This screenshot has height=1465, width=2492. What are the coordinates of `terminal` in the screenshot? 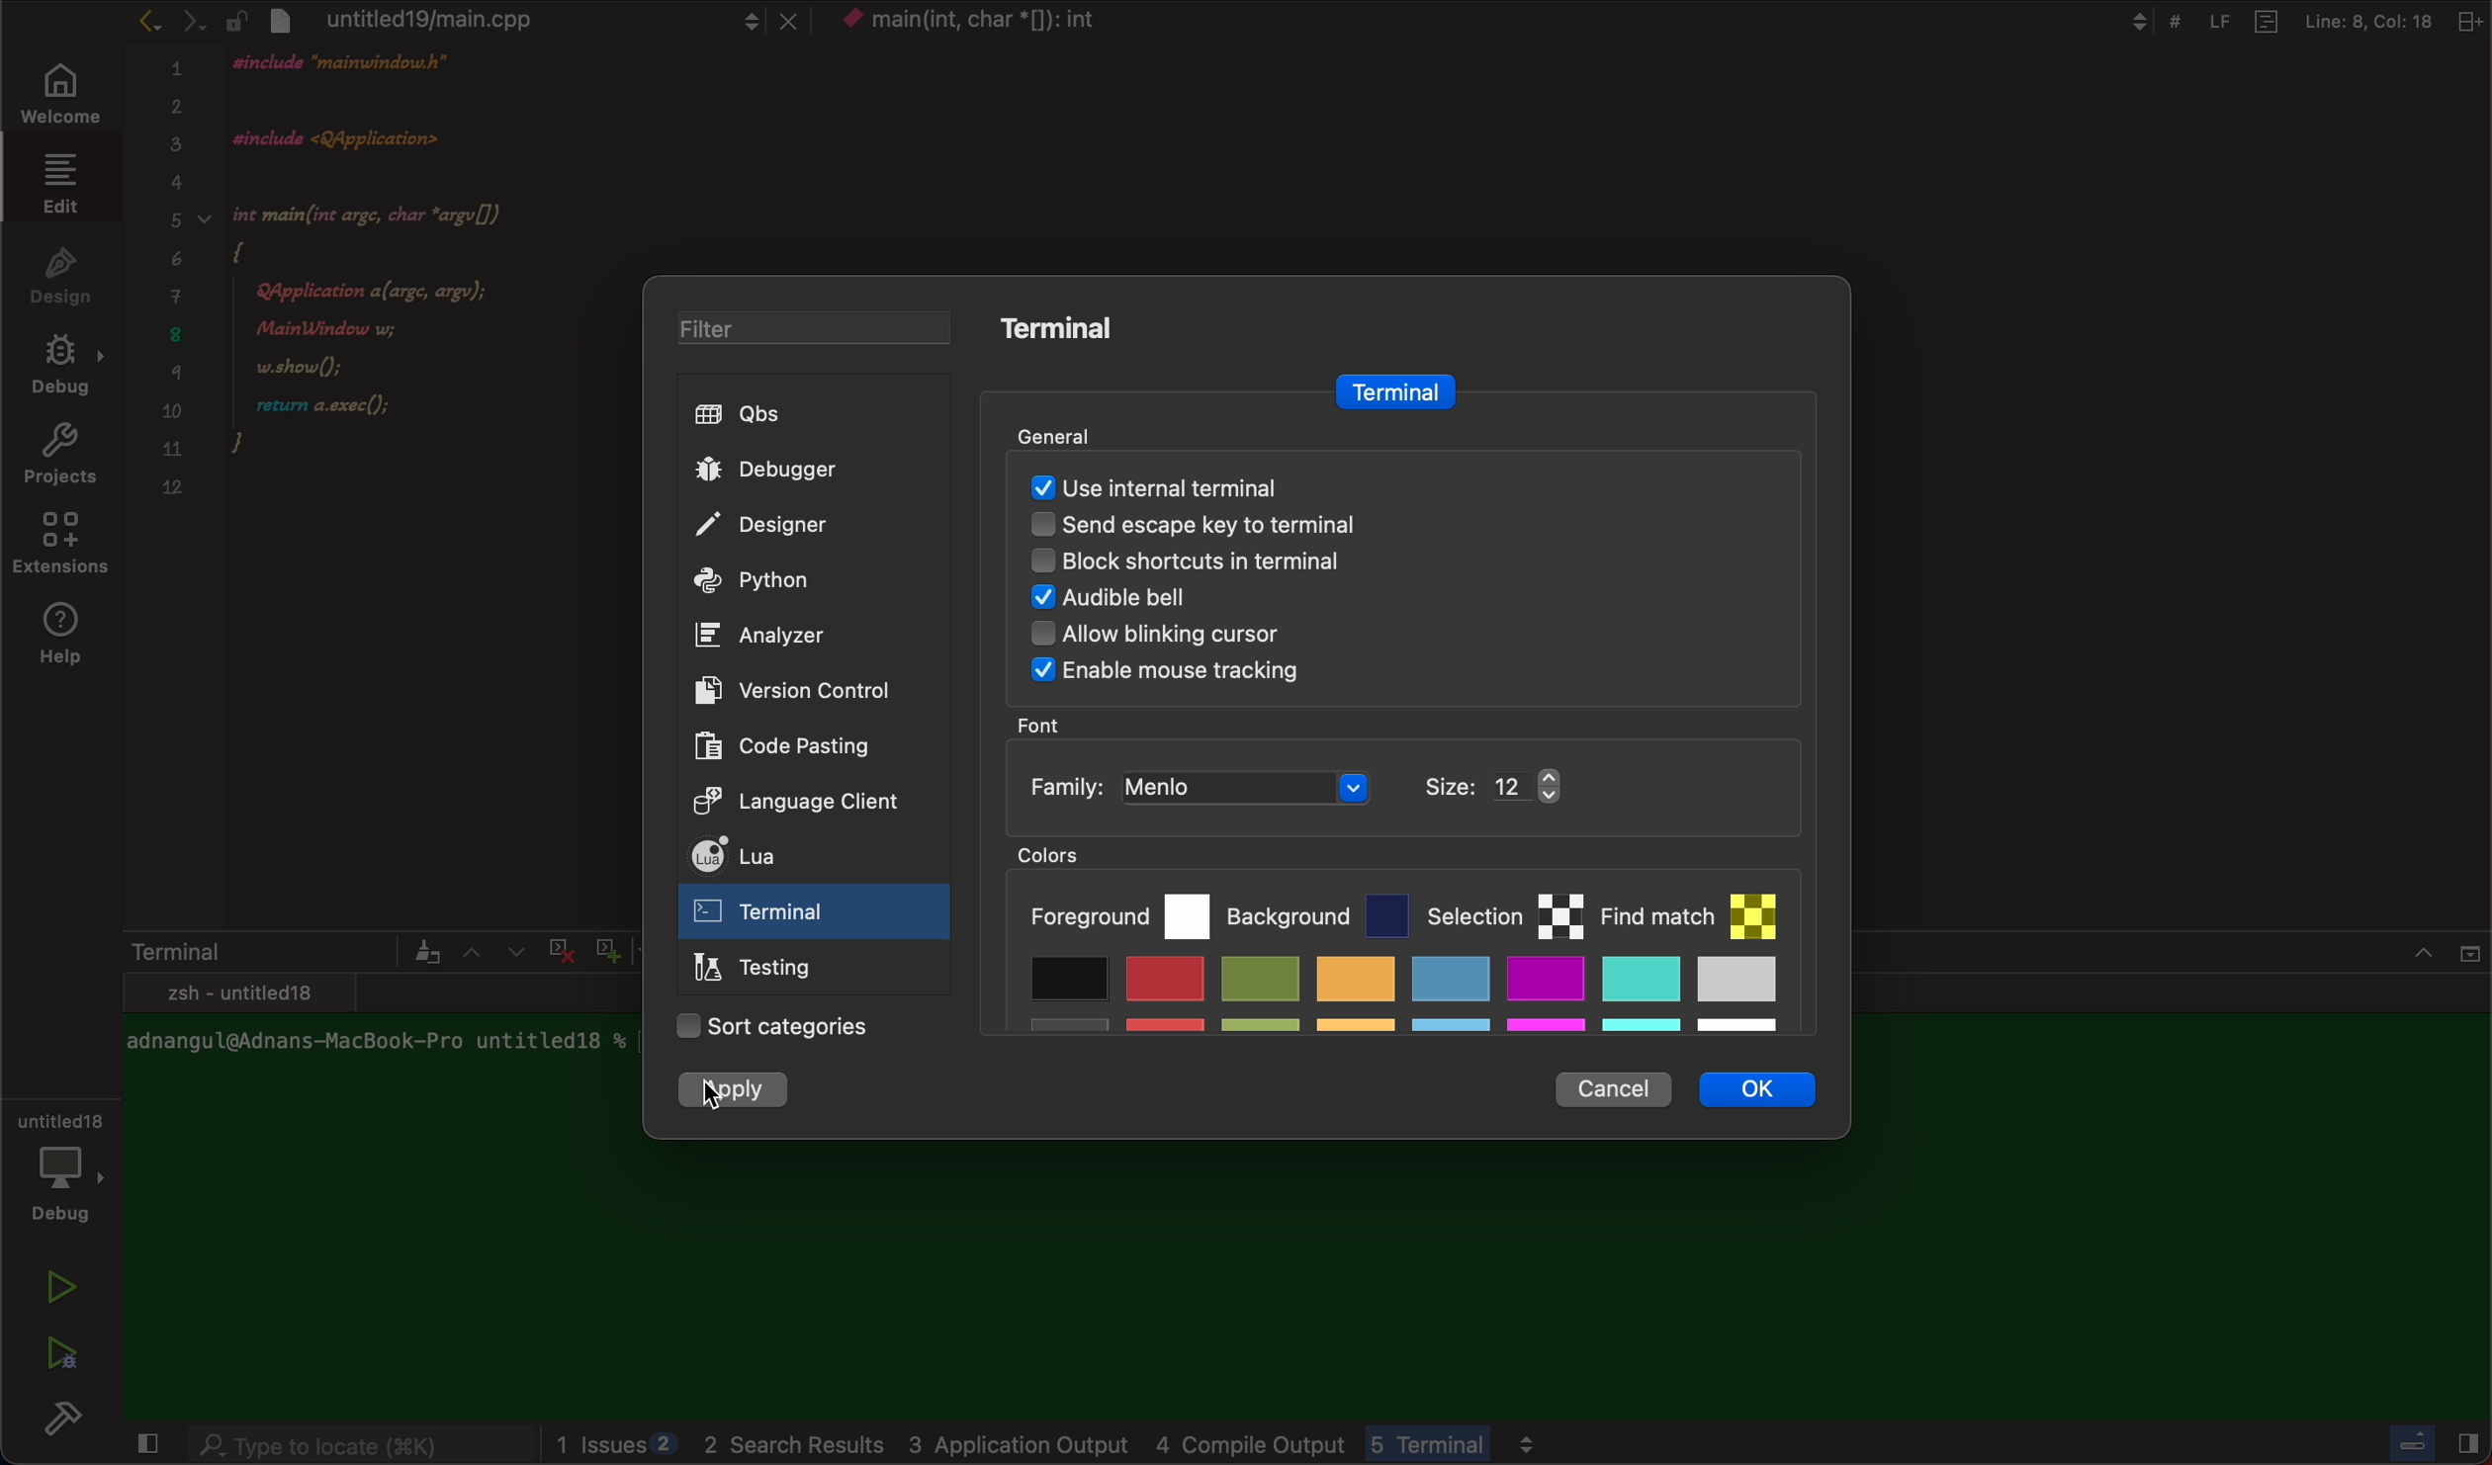 It's located at (281, 951).